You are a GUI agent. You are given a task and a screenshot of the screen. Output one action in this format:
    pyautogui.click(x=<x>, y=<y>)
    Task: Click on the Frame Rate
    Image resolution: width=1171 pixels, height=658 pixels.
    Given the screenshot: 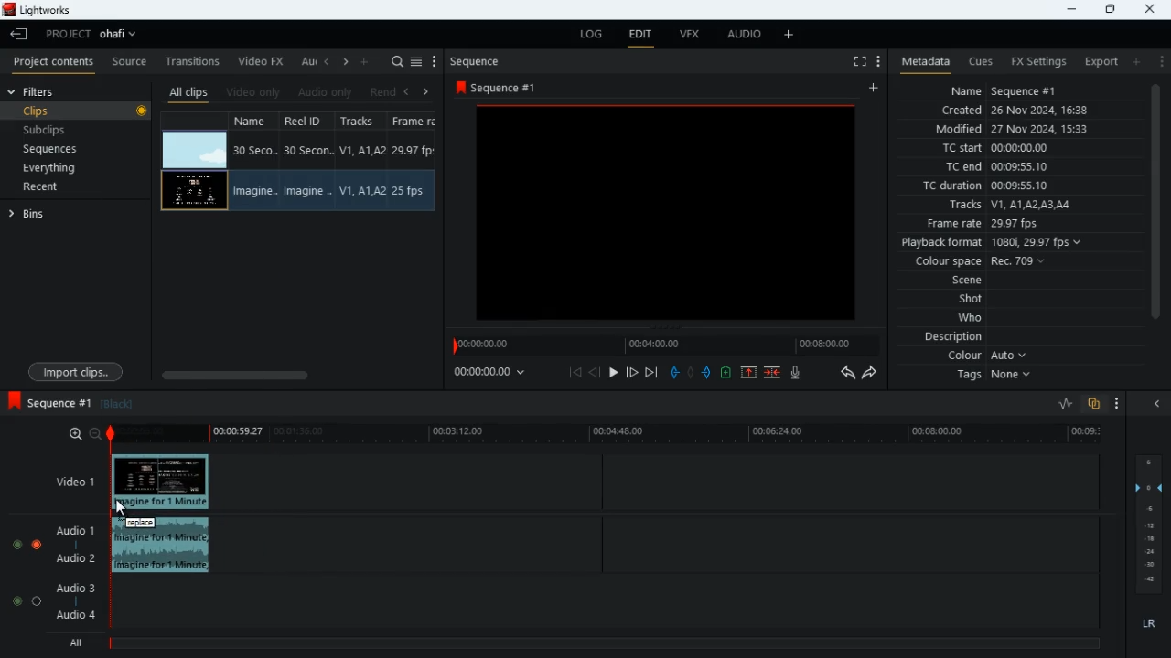 What is the action you would take?
    pyautogui.click(x=412, y=191)
    